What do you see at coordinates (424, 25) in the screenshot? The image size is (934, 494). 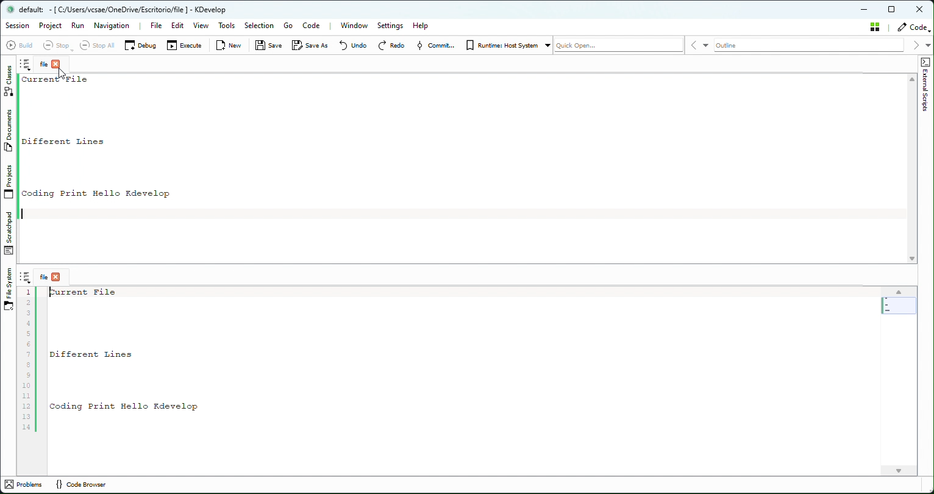 I see `Help` at bounding box center [424, 25].